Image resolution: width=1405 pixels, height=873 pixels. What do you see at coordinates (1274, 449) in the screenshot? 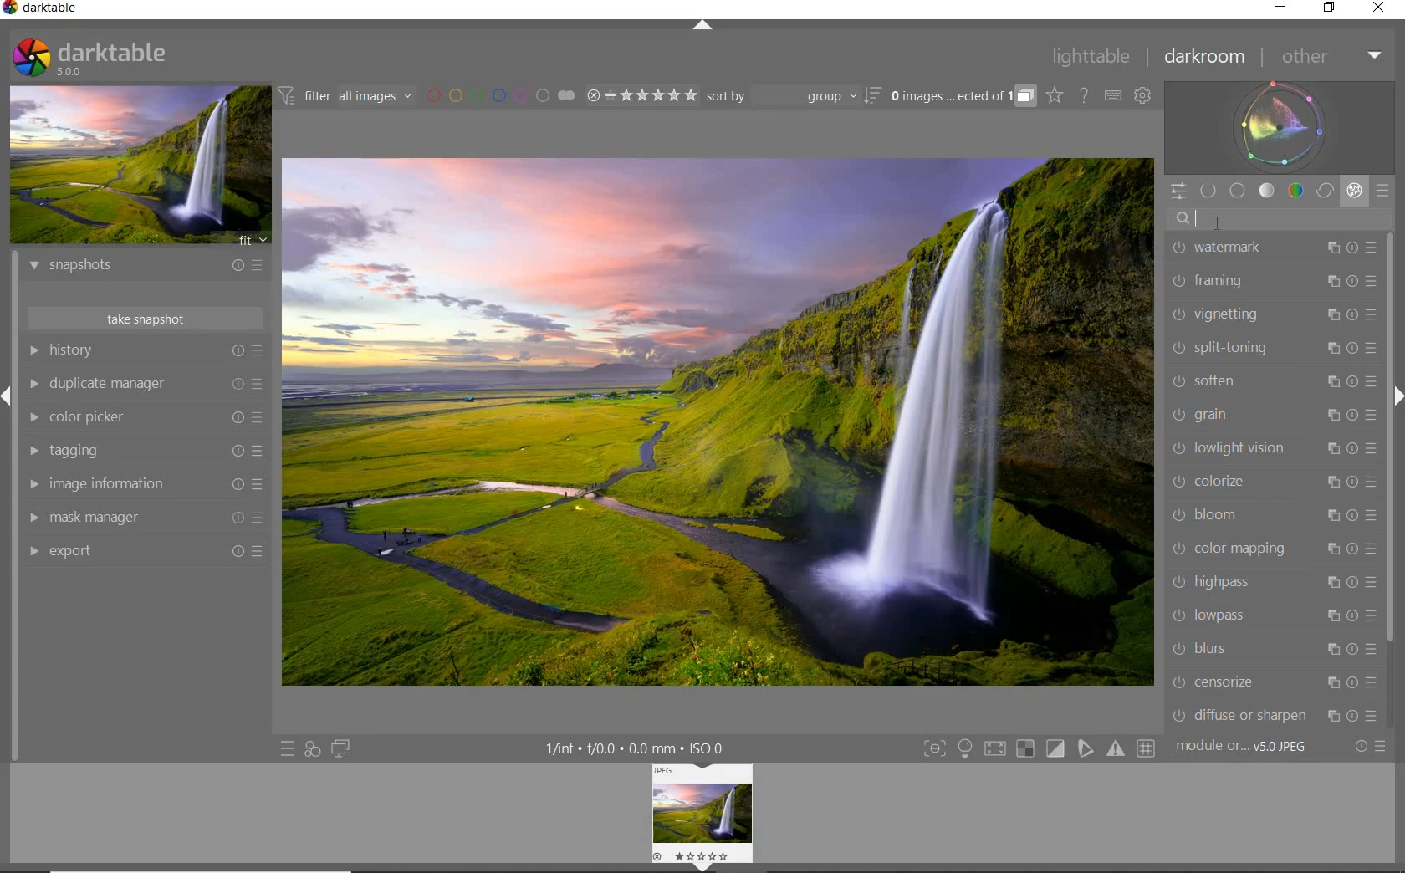
I see `lowlight vision` at bounding box center [1274, 449].